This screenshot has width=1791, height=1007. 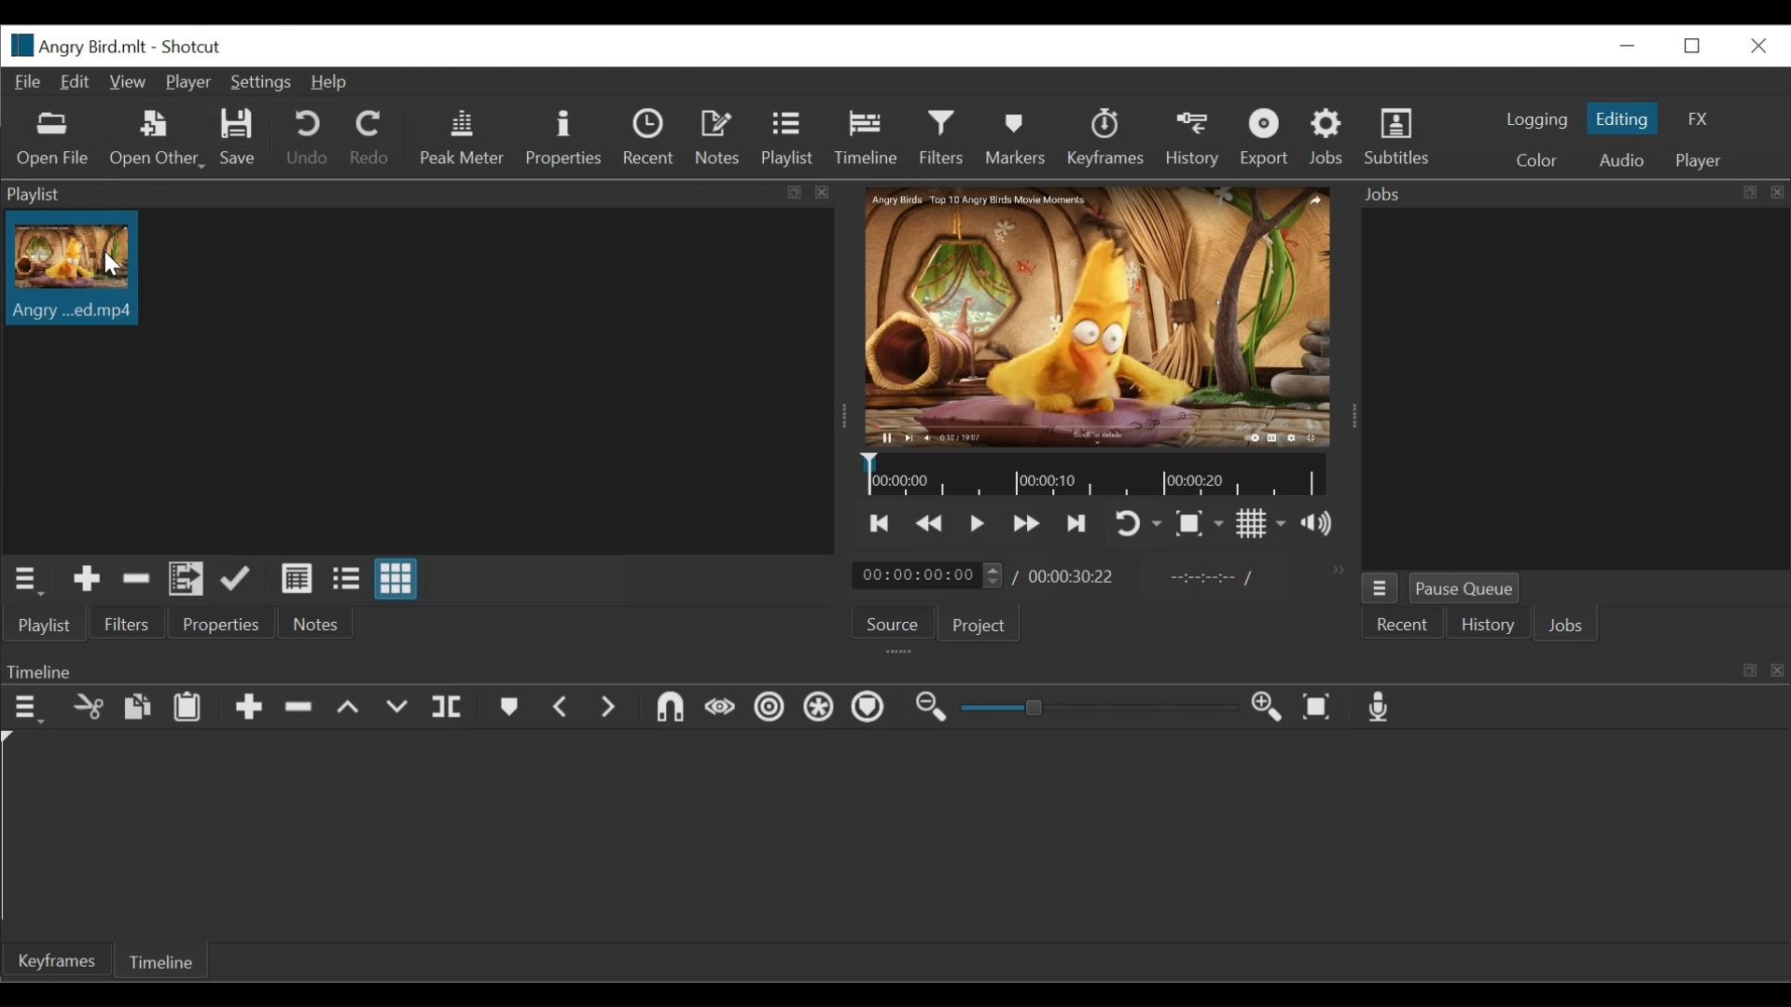 What do you see at coordinates (865, 138) in the screenshot?
I see `Timeline` at bounding box center [865, 138].